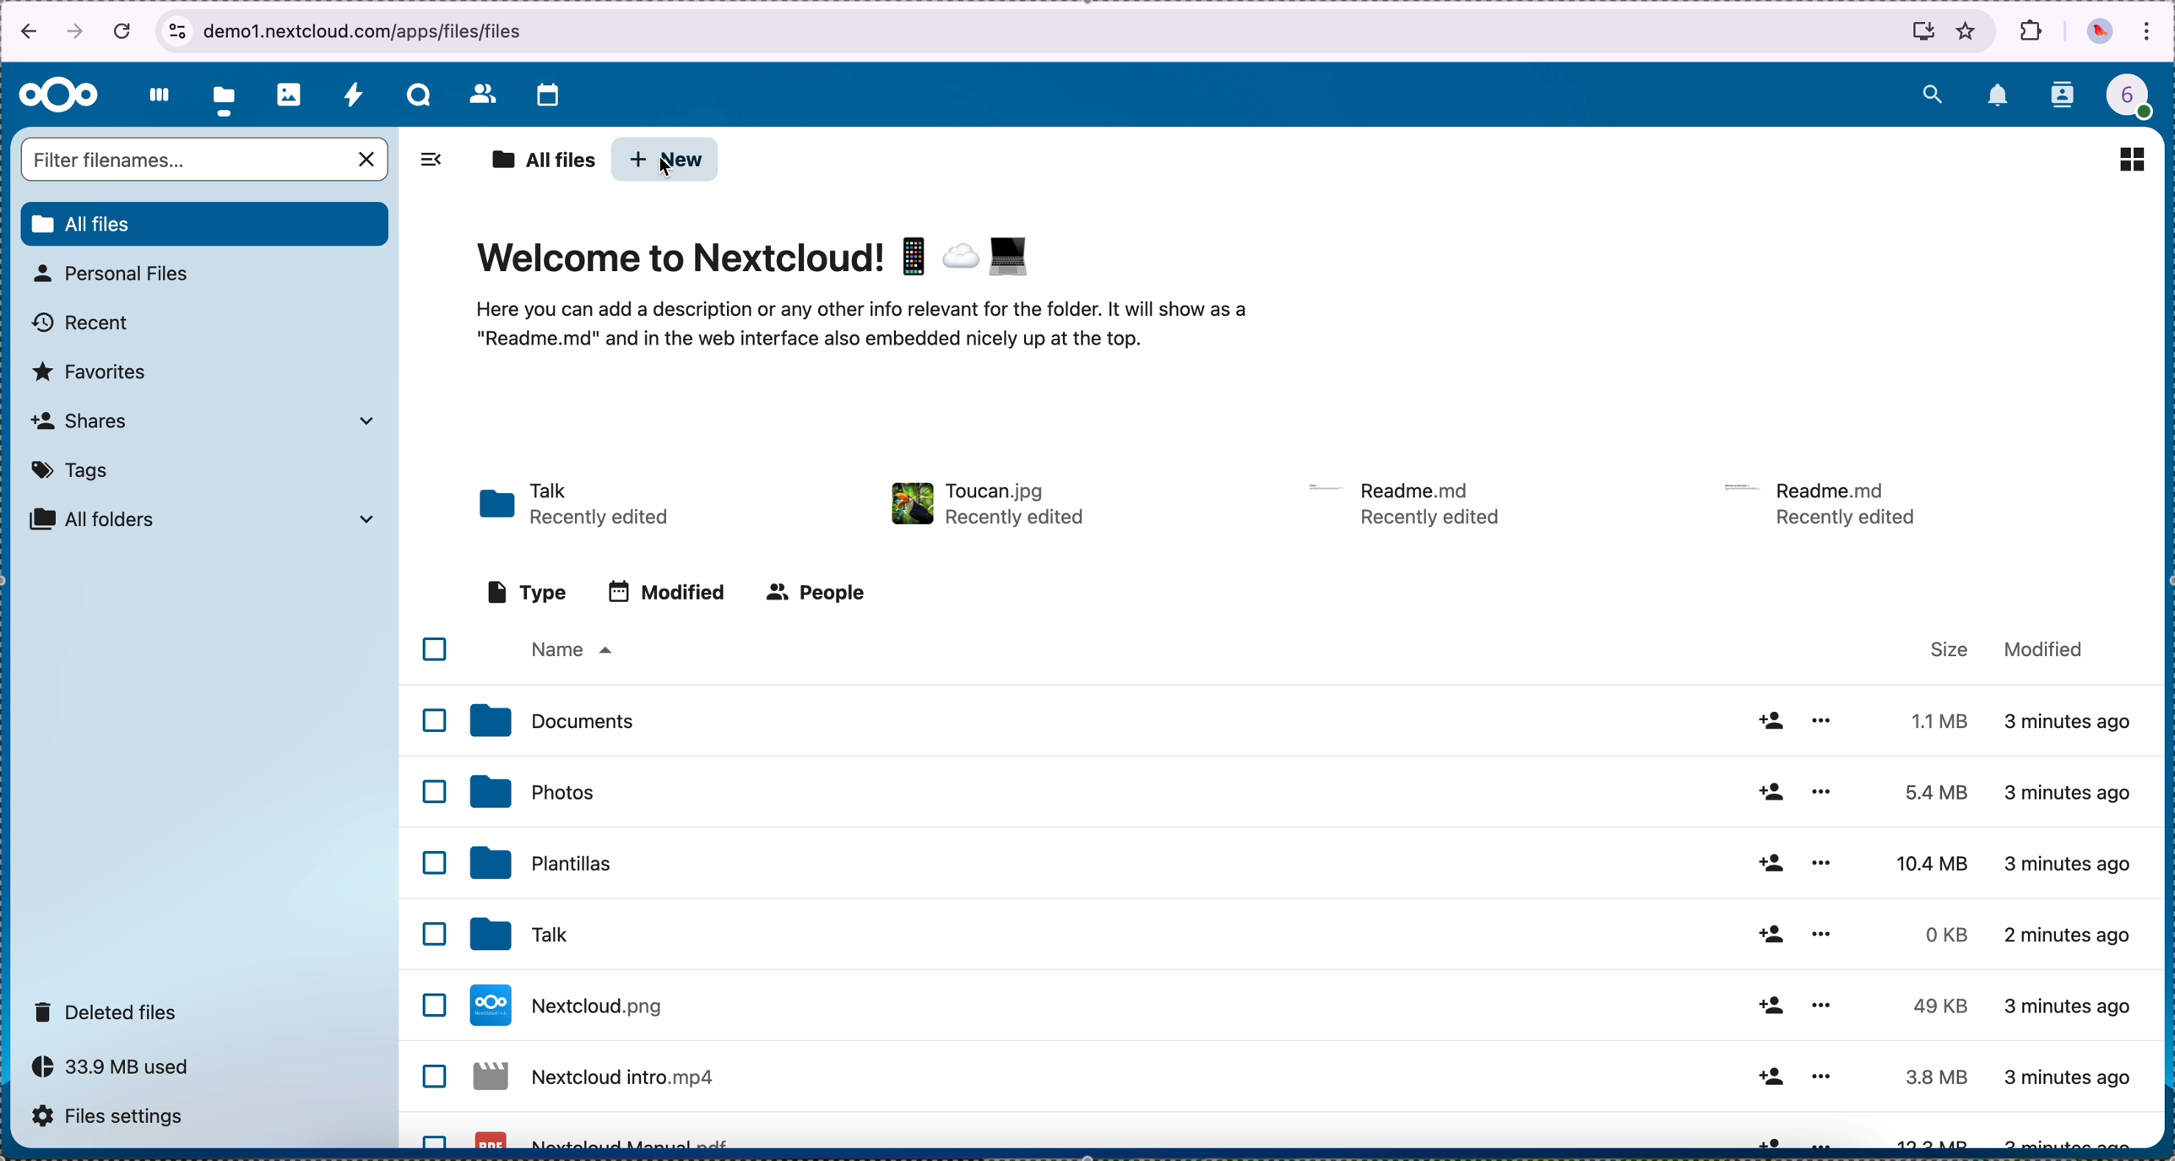 Image resolution: width=2175 pixels, height=1161 pixels. I want to click on talk folder, so click(578, 506).